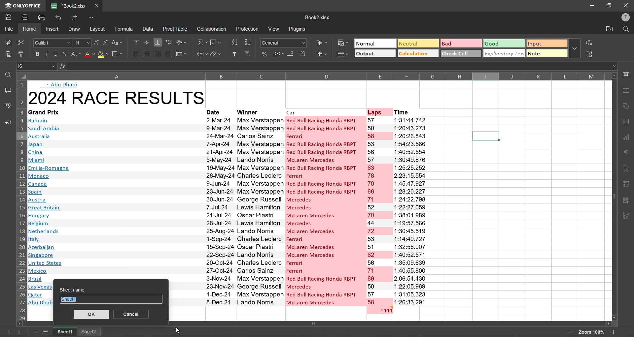 The image size is (634, 337). I want to click on align left, so click(135, 55).